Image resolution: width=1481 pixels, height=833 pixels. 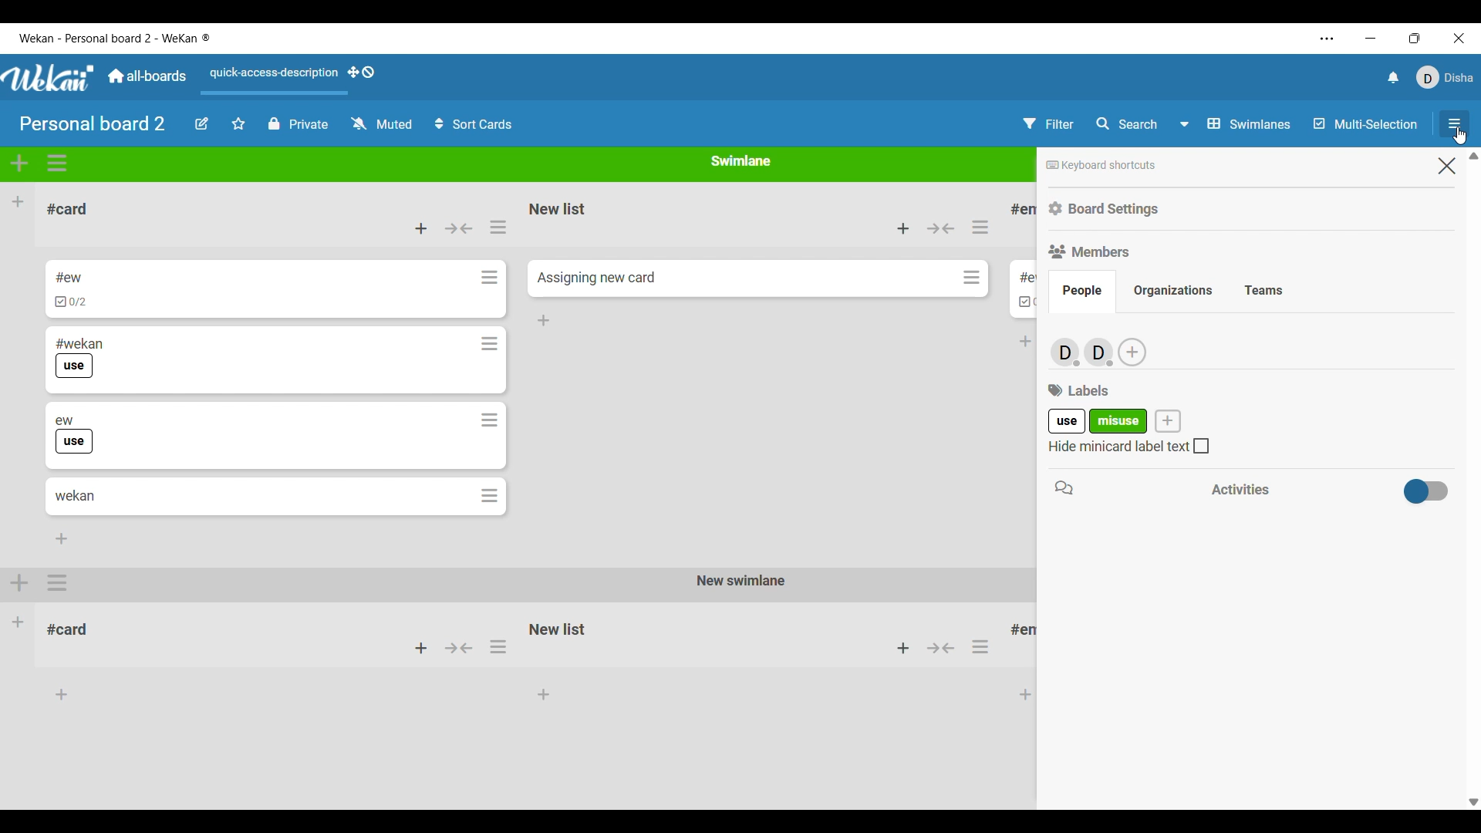 What do you see at coordinates (73, 434) in the screenshot?
I see `Card title and label` at bounding box center [73, 434].